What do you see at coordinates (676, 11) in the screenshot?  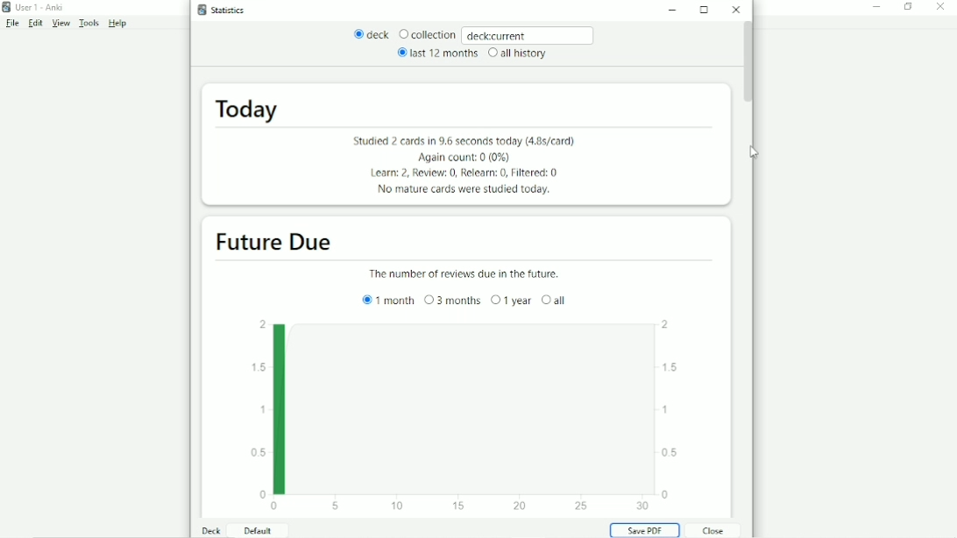 I see `Minimize` at bounding box center [676, 11].